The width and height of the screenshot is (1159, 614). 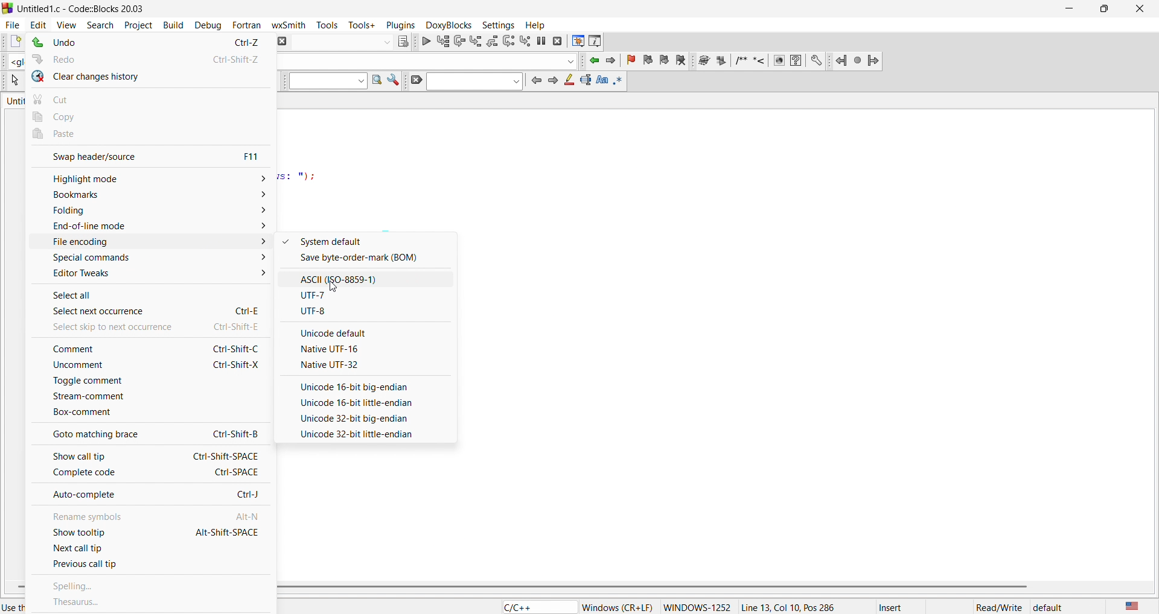 I want to click on cursor, so click(x=333, y=286).